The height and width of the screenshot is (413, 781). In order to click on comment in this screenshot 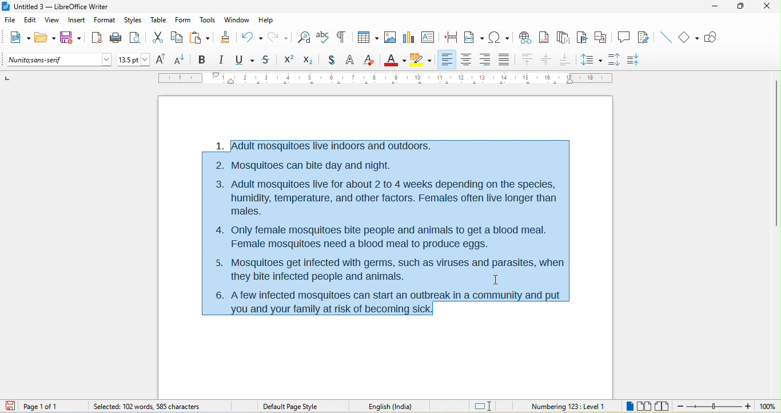, I will do `click(624, 38)`.